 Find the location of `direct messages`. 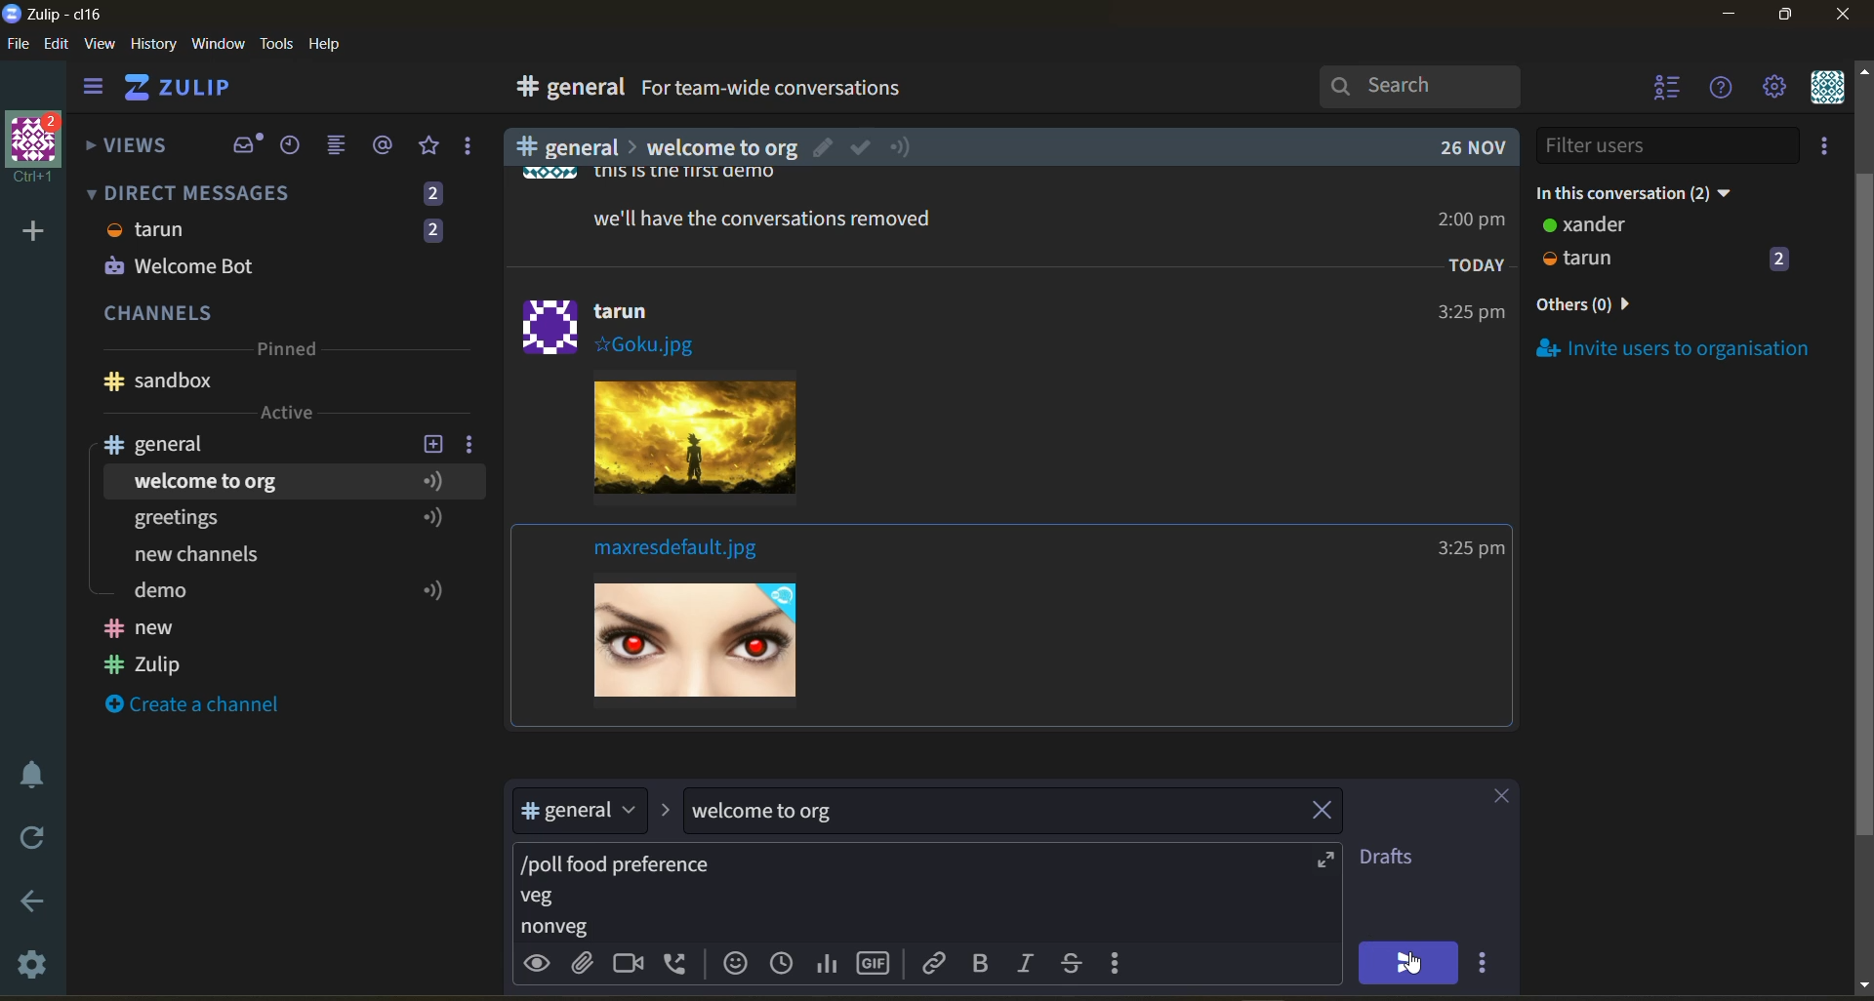

direct messages is located at coordinates (282, 233).